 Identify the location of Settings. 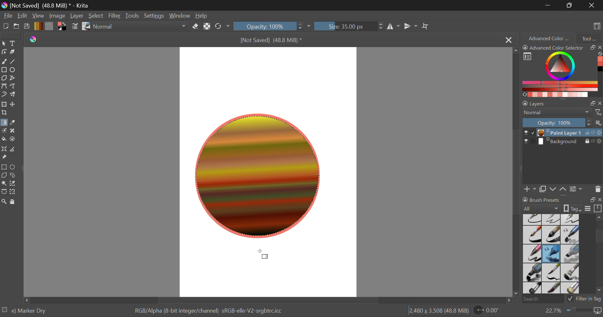
(155, 16).